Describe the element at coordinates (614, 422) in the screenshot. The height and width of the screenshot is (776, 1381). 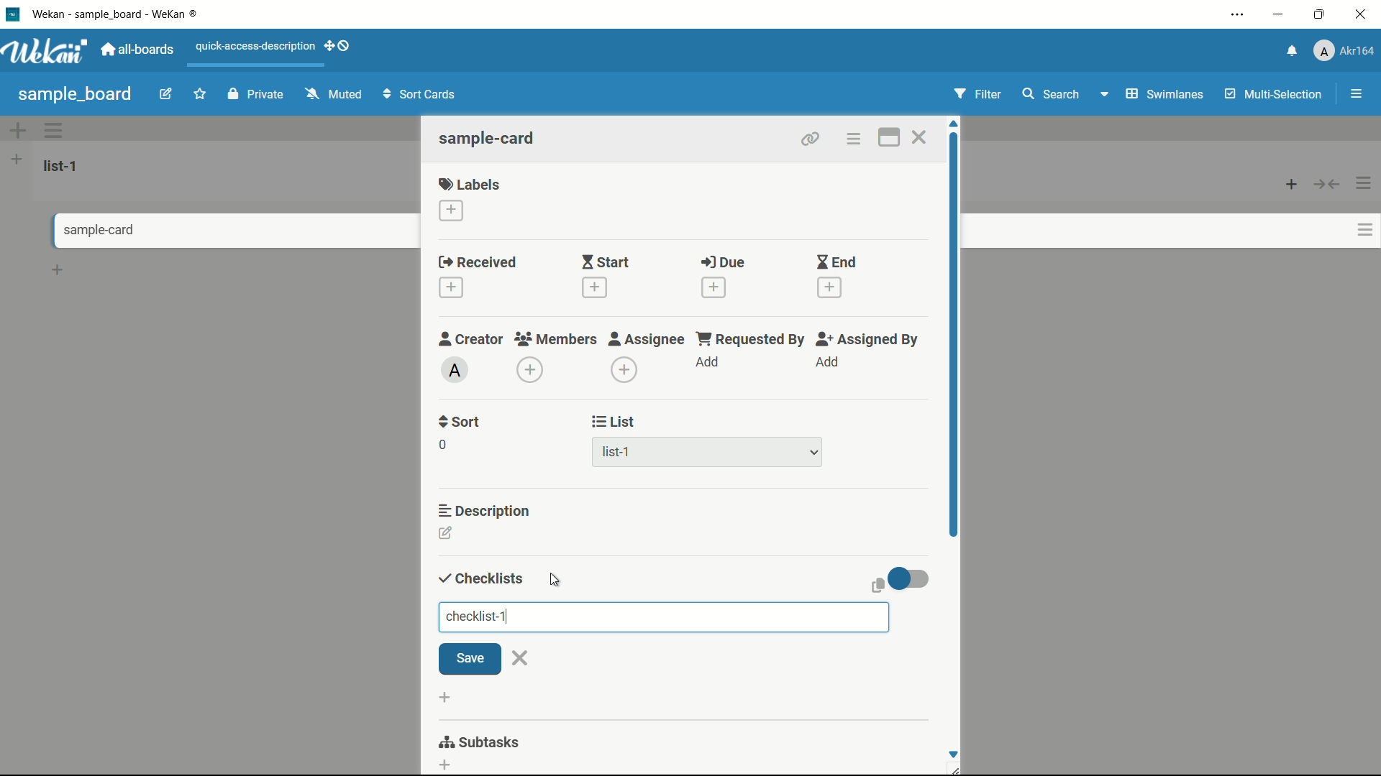
I see `list` at that location.